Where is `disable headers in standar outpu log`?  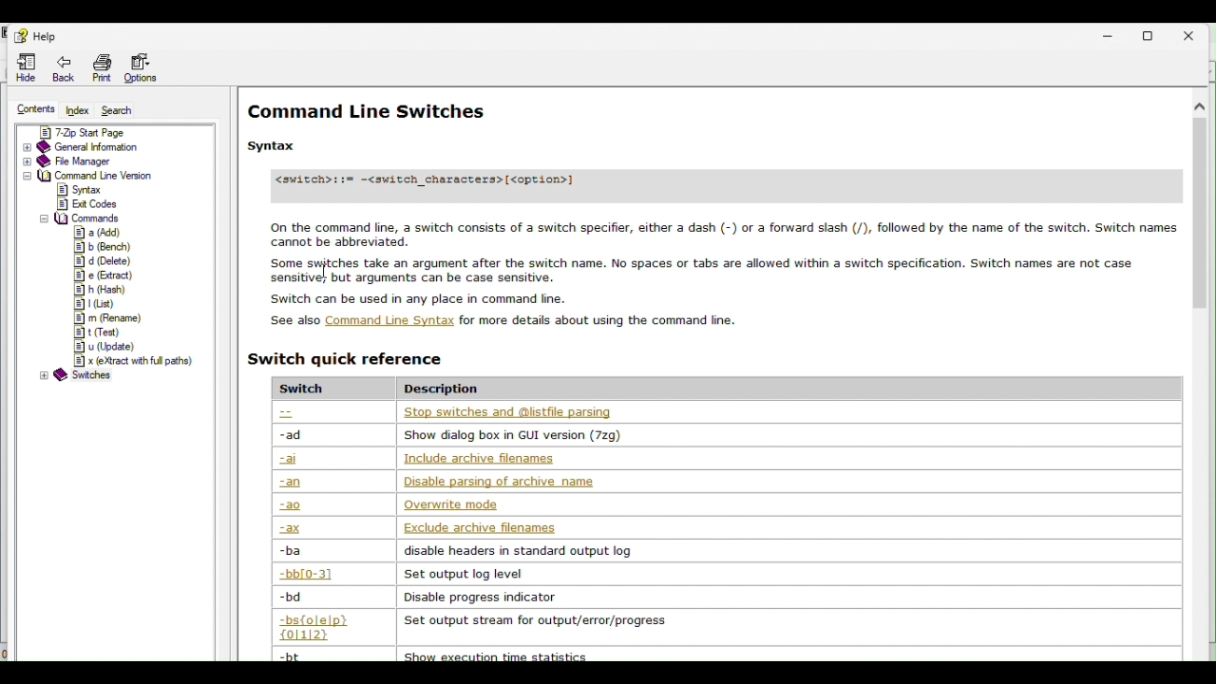
disable headers in standar outpu log is located at coordinates (519, 551).